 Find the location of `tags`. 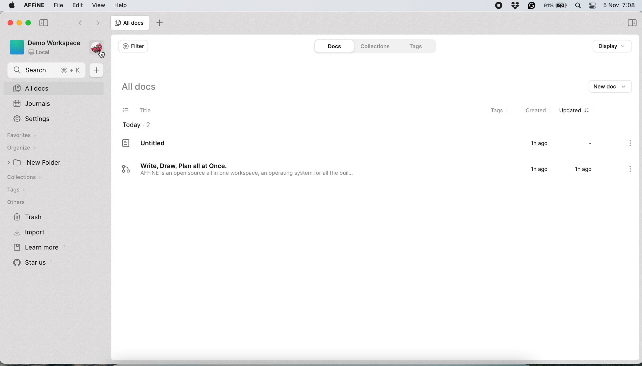

tags is located at coordinates (416, 46).